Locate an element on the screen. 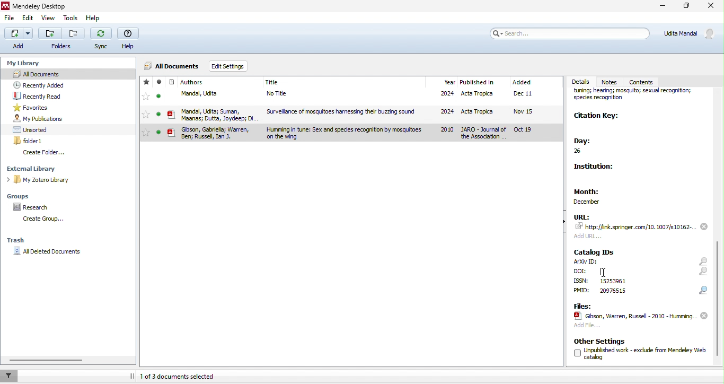 Image resolution: width=724 pixels, height=384 pixels. url is located at coordinates (582, 216).